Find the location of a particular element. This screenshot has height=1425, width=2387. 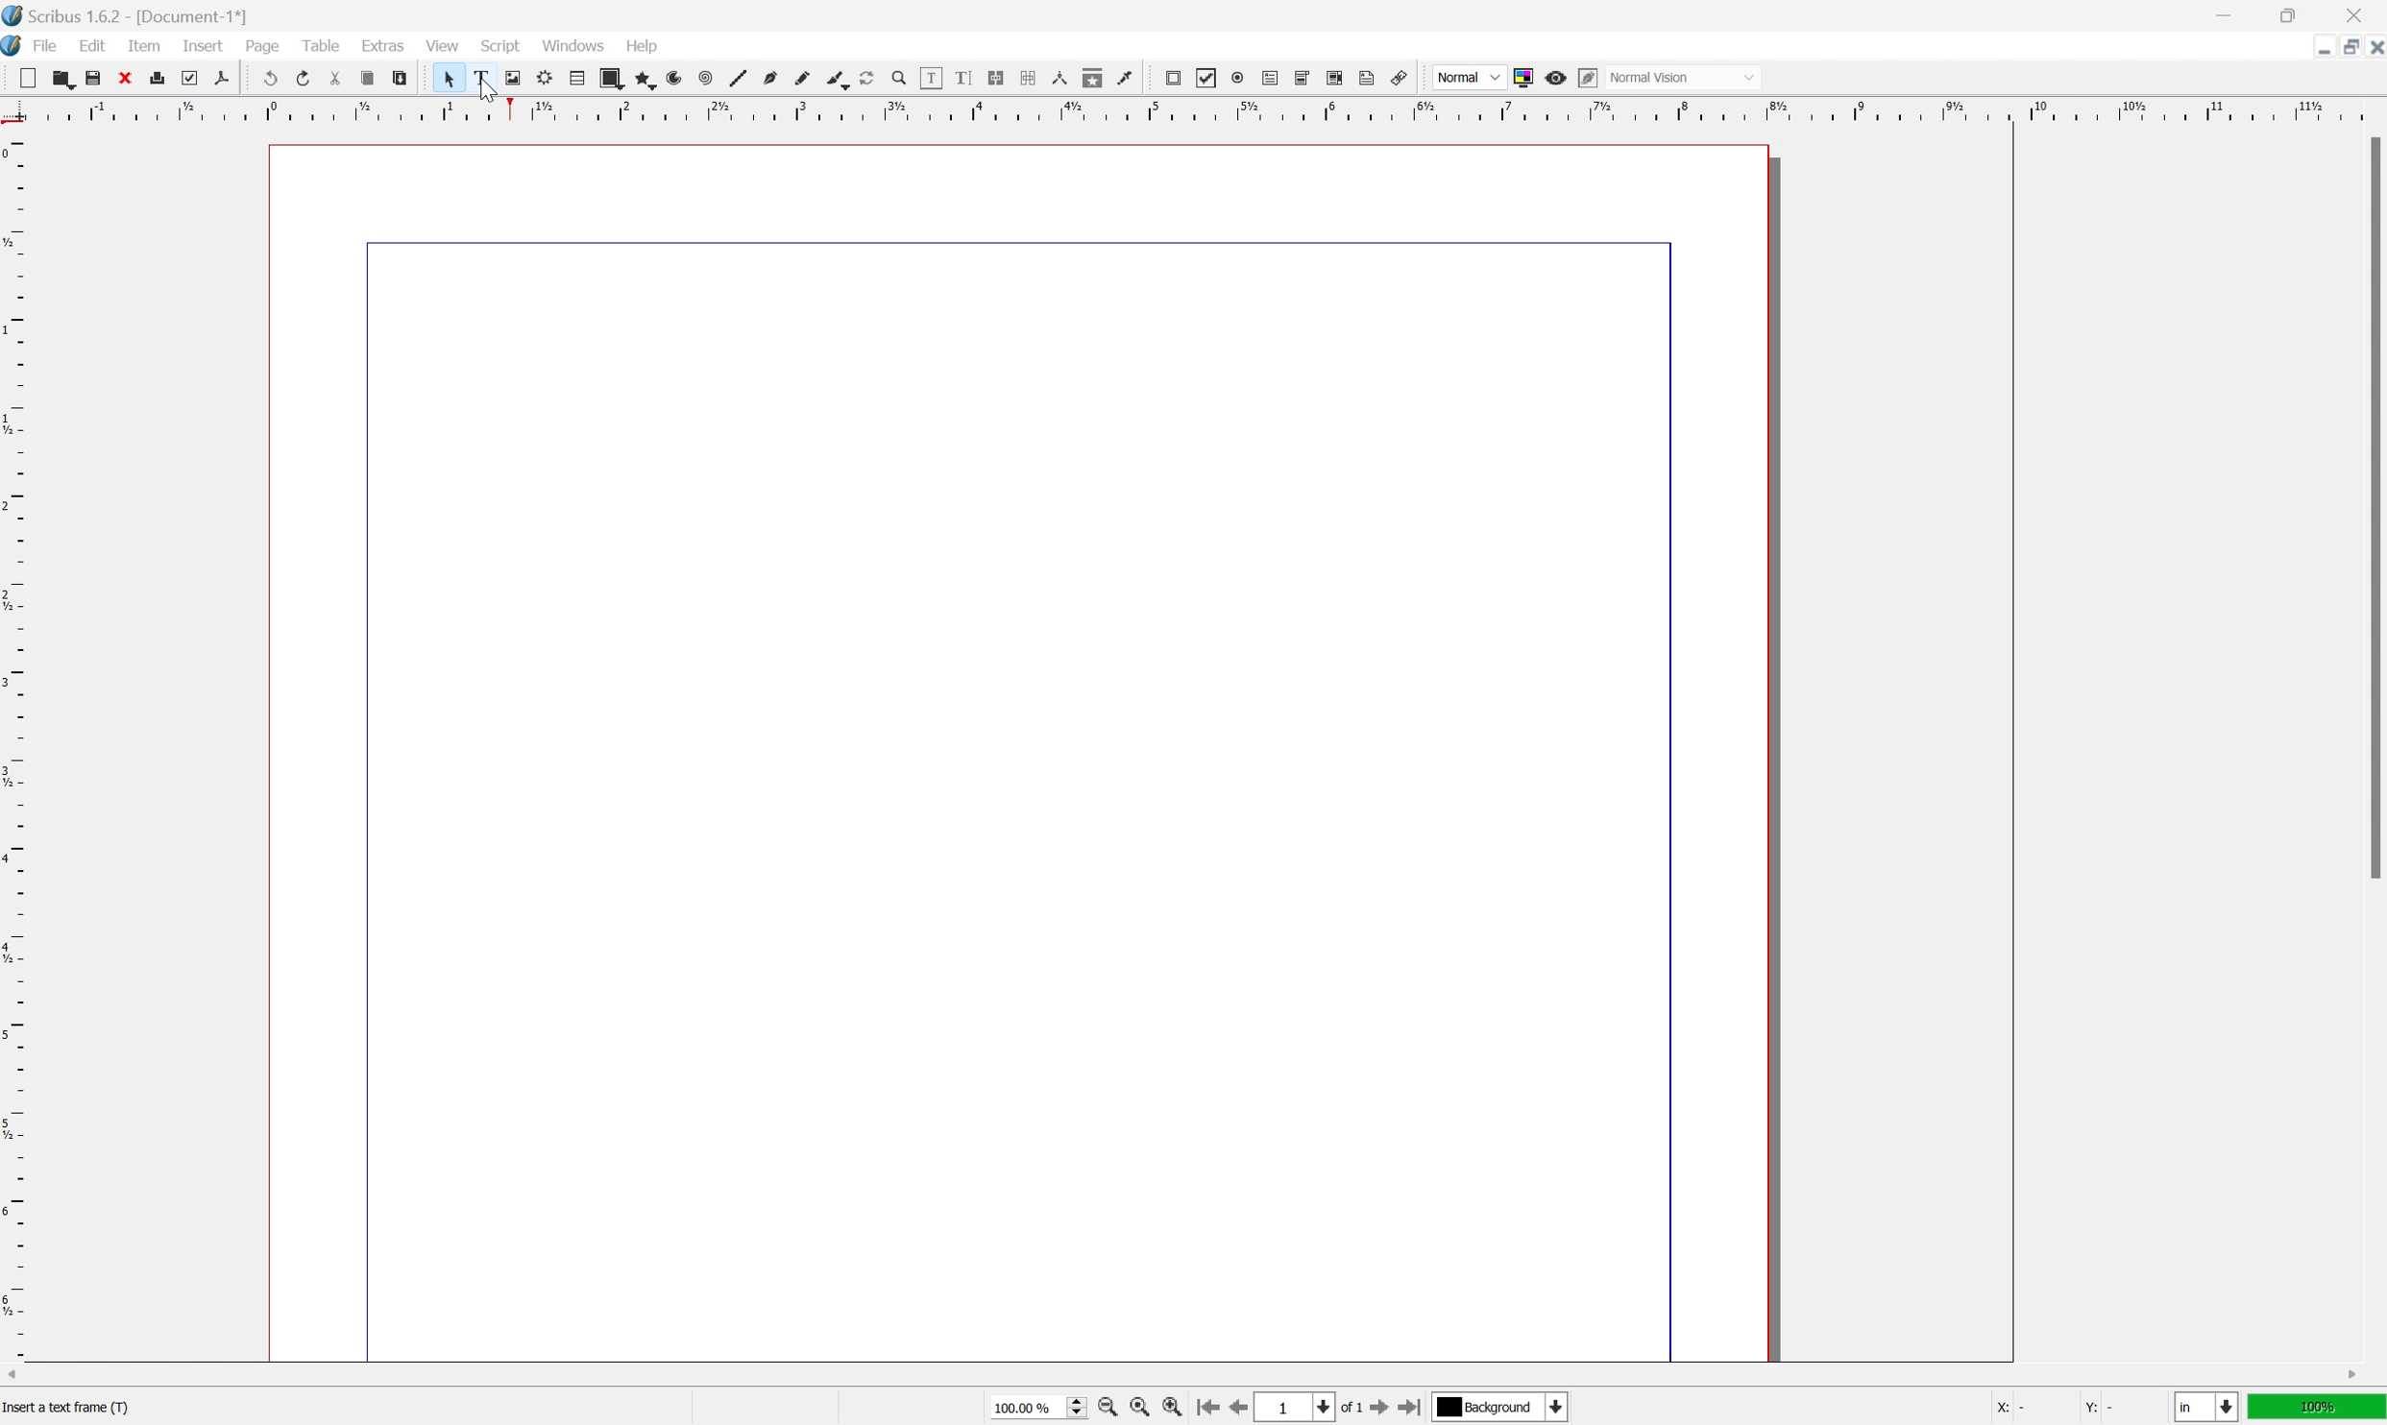

application logo is located at coordinates (15, 48).